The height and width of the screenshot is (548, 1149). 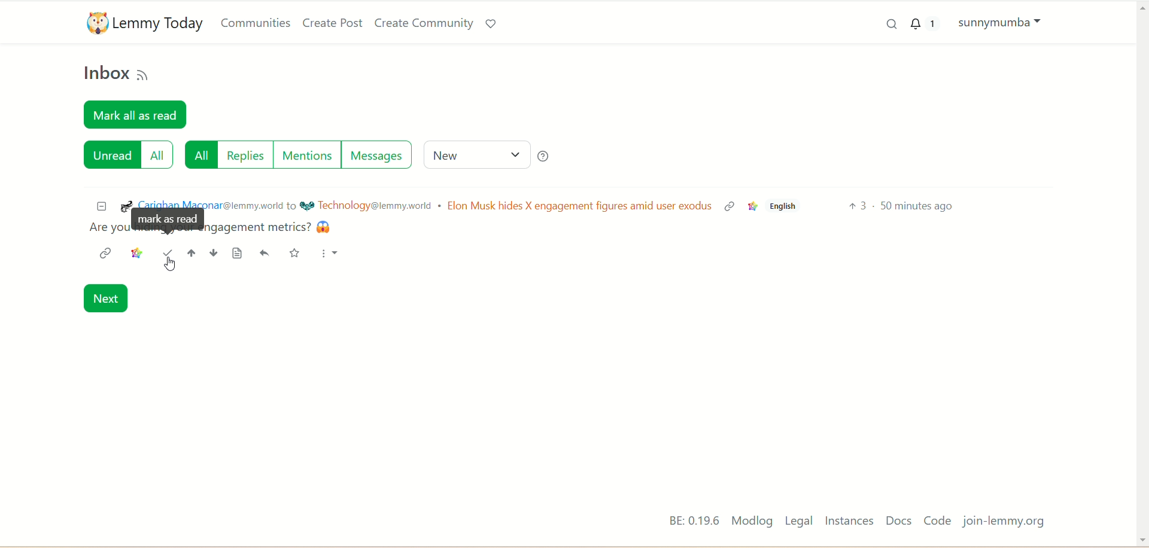 What do you see at coordinates (924, 25) in the screenshot?
I see `1 notification` at bounding box center [924, 25].